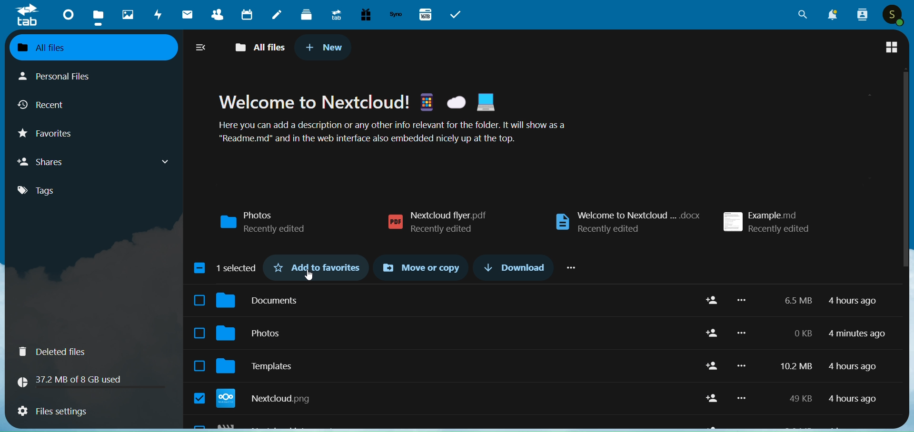 The image size is (914, 432). Describe the element at coordinates (427, 14) in the screenshot. I see `16tb` at that location.